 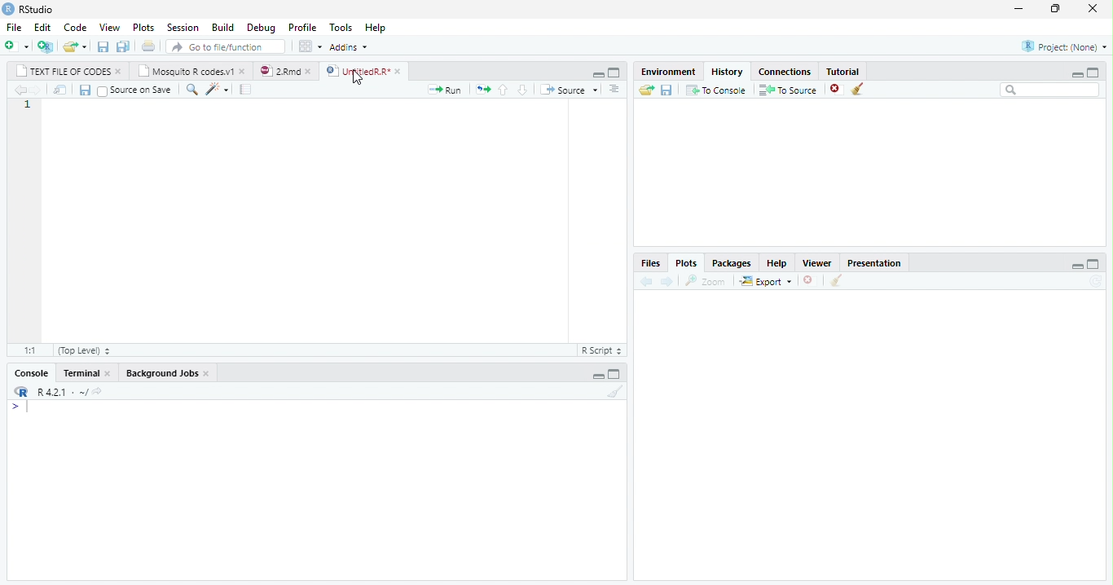 I want to click on tutorial, so click(x=851, y=72).